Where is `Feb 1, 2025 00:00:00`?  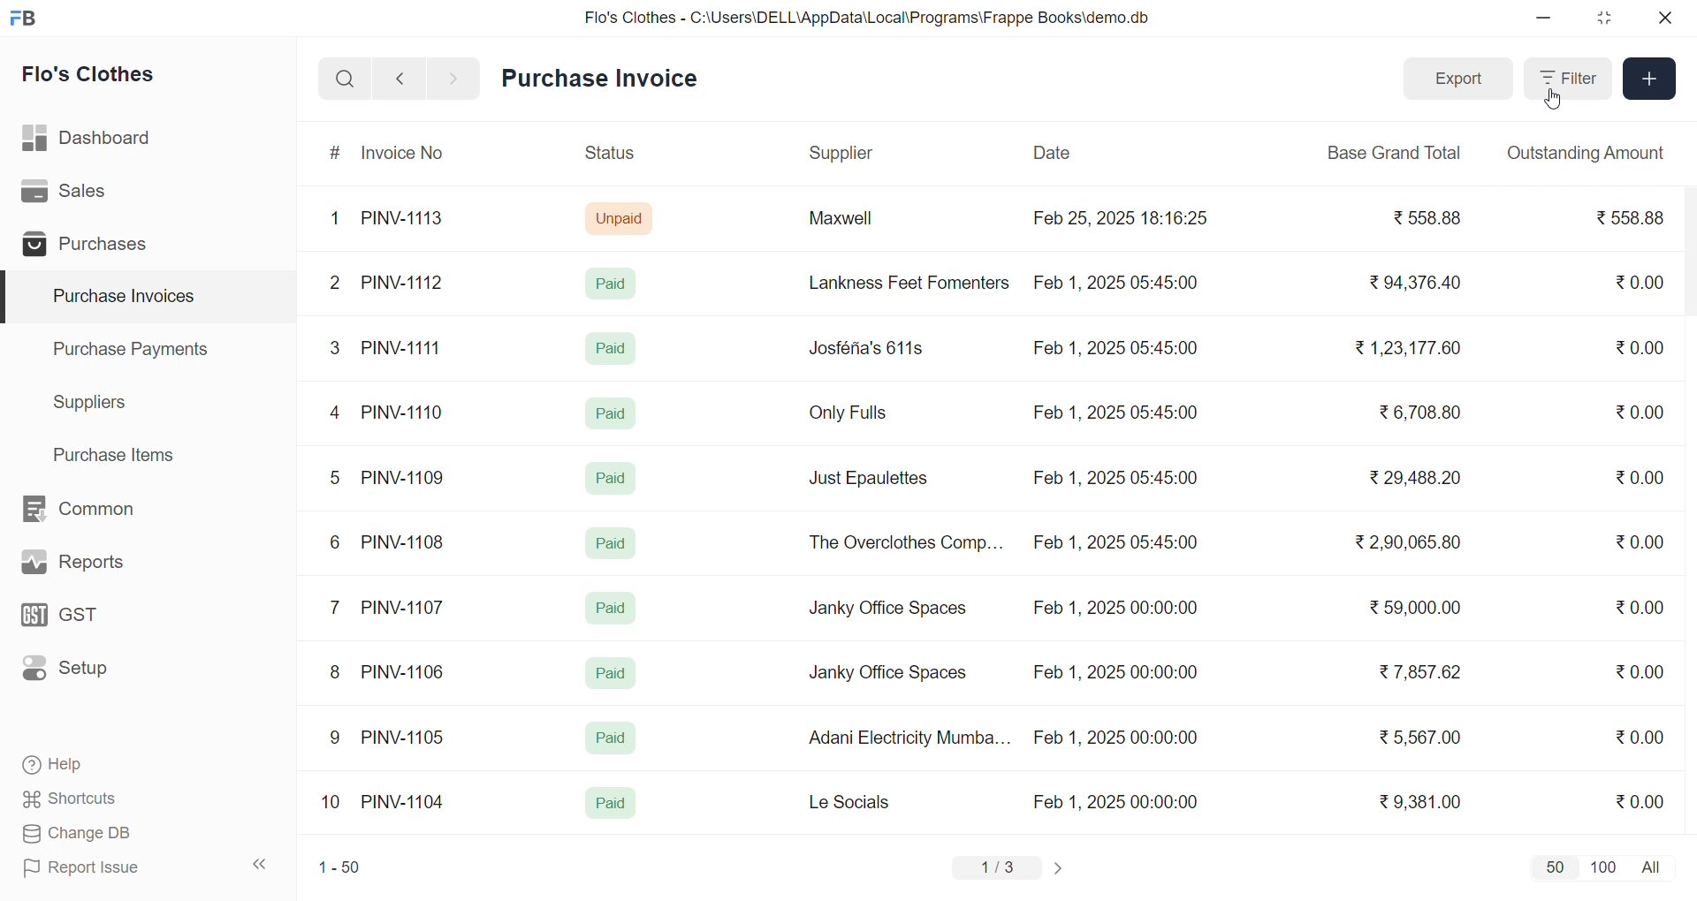 Feb 1, 2025 00:00:00 is located at coordinates (1115, 610).